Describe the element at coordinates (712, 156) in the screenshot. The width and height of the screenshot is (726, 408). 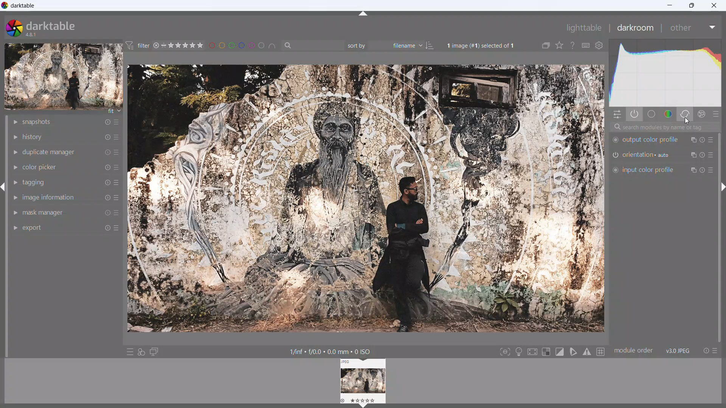
I see `` at that location.